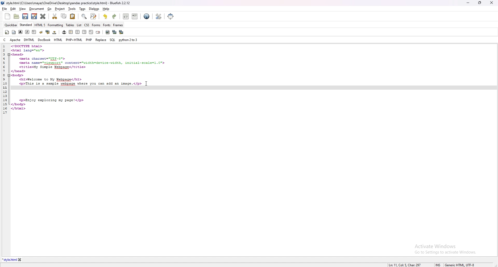 The image size is (498, 267). I want to click on c, so click(5, 40).